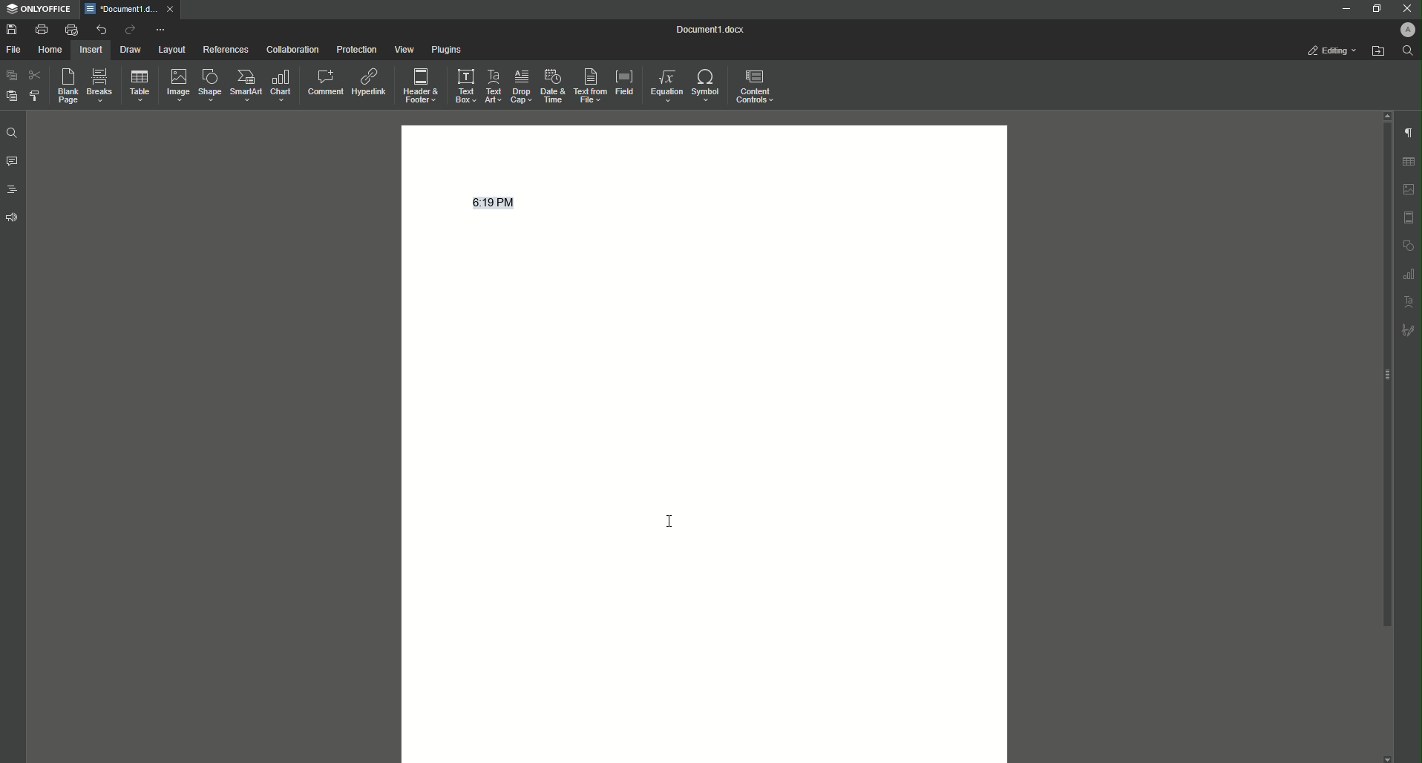 Image resolution: width=1422 pixels, height=763 pixels. I want to click on Collaboration, so click(289, 48).